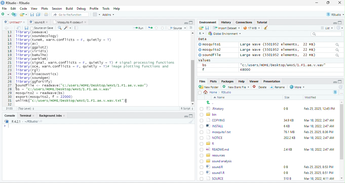  What do you see at coordinates (68, 28) in the screenshot?
I see `sharpen` at bounding box center [68, 28].